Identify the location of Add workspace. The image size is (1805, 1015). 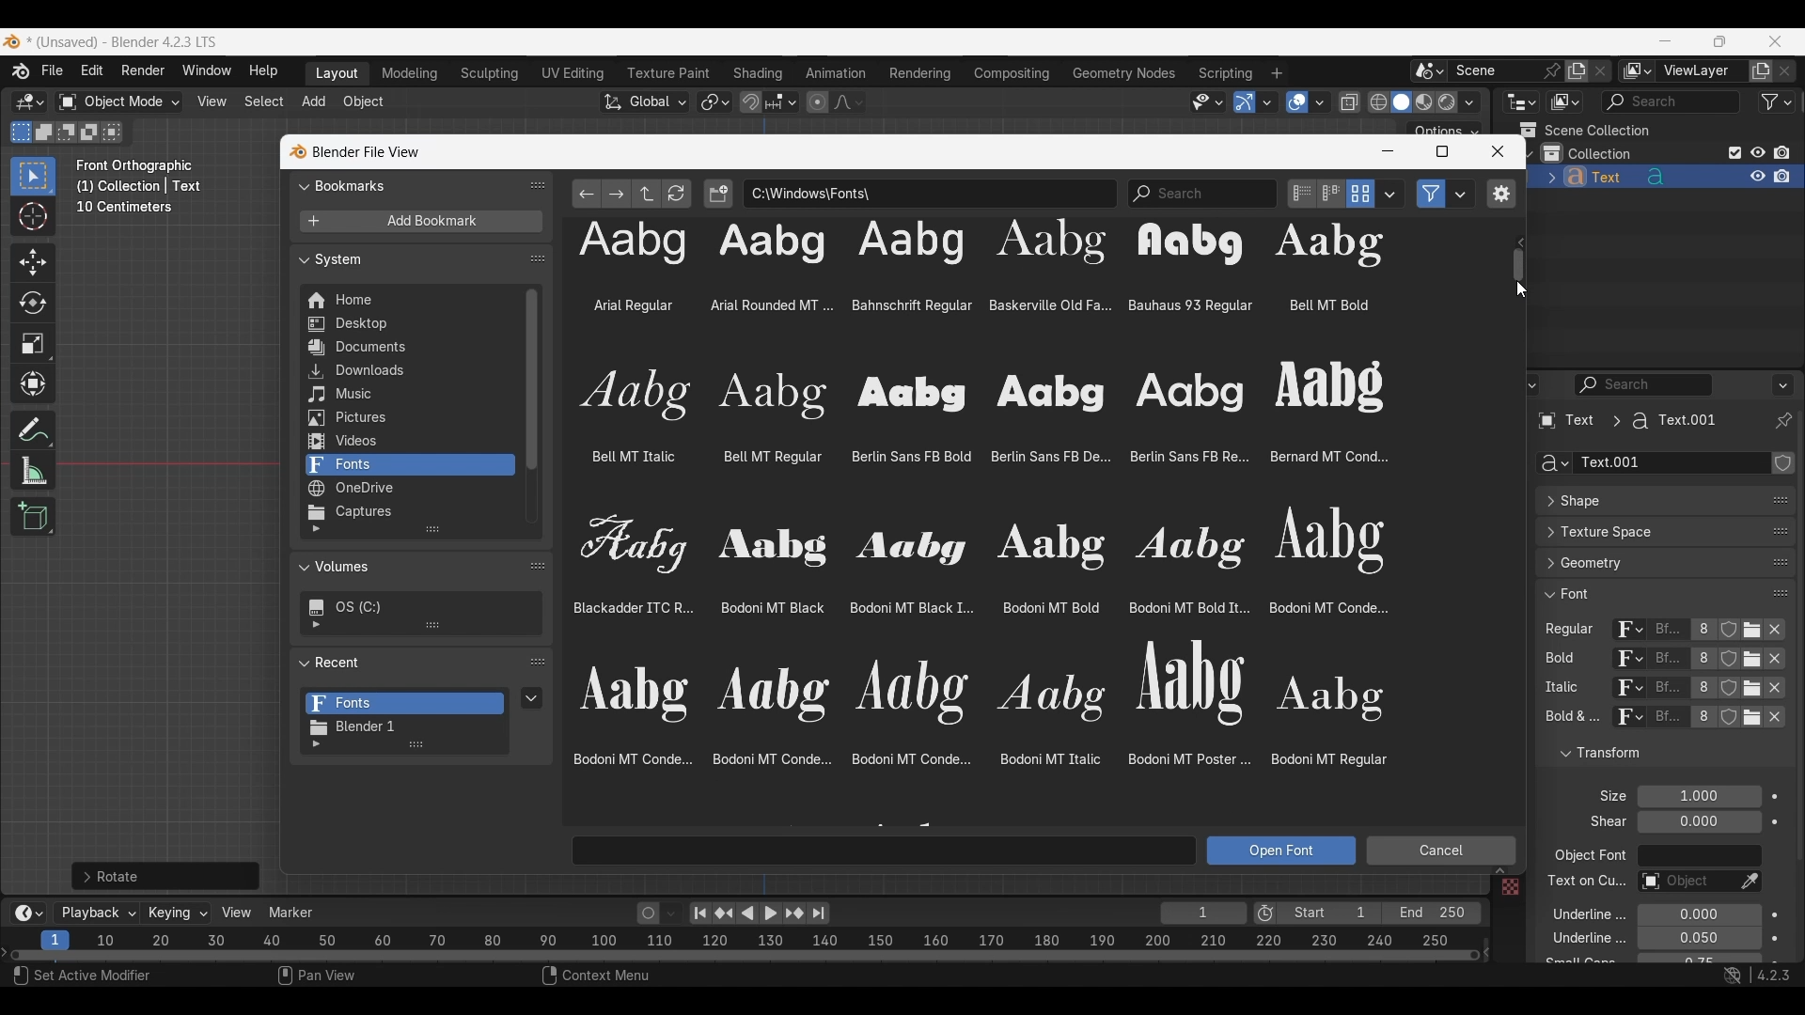
(1276, 73).